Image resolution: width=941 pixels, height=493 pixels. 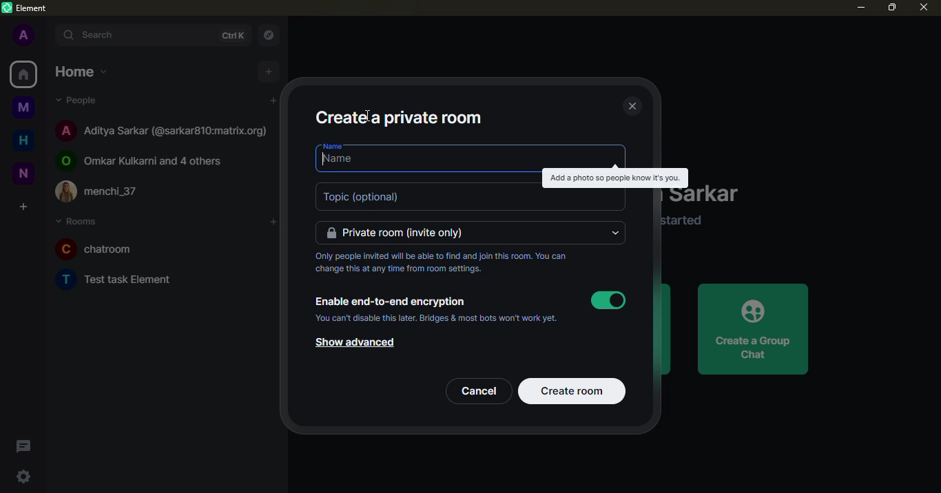 I want to click on name, so click(x=333, y=147).